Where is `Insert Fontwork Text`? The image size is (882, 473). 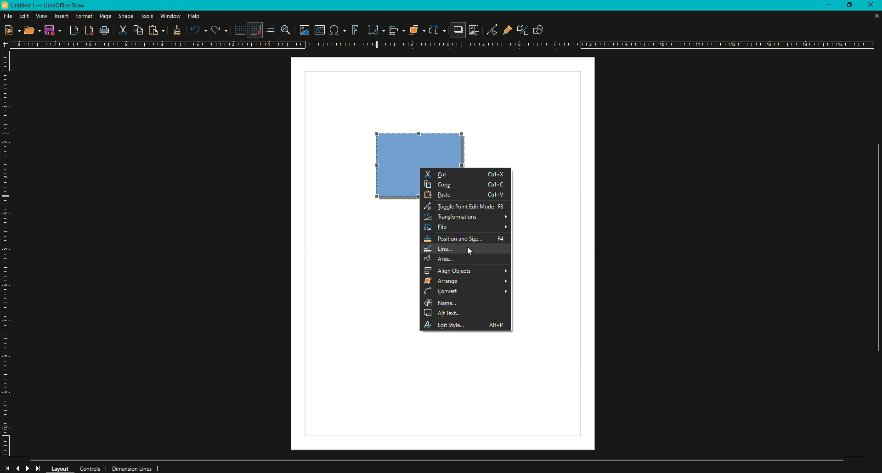 Insert Fontwork Text is located at coordinates (355, 30).